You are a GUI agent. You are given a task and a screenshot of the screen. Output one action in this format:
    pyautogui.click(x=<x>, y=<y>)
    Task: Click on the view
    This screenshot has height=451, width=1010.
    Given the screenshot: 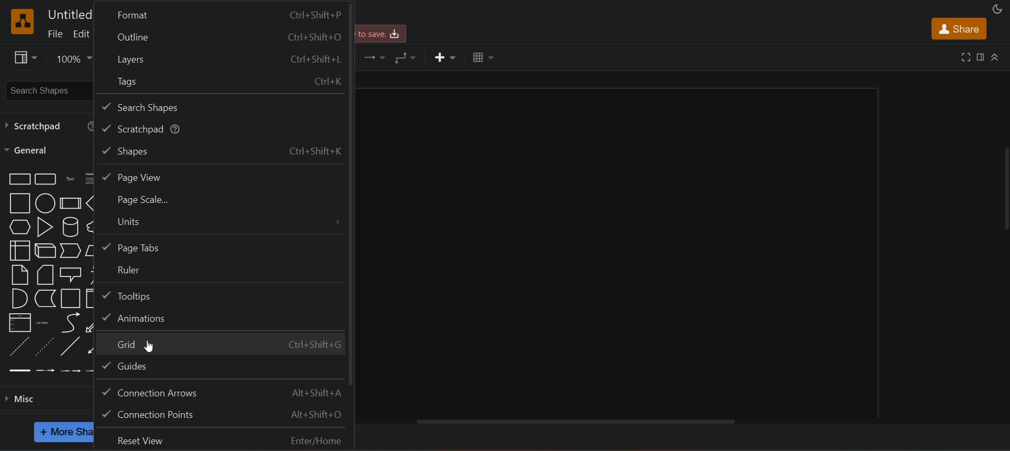 What is the action you would take?
    pyautogui.click(x=23, y=57)
    